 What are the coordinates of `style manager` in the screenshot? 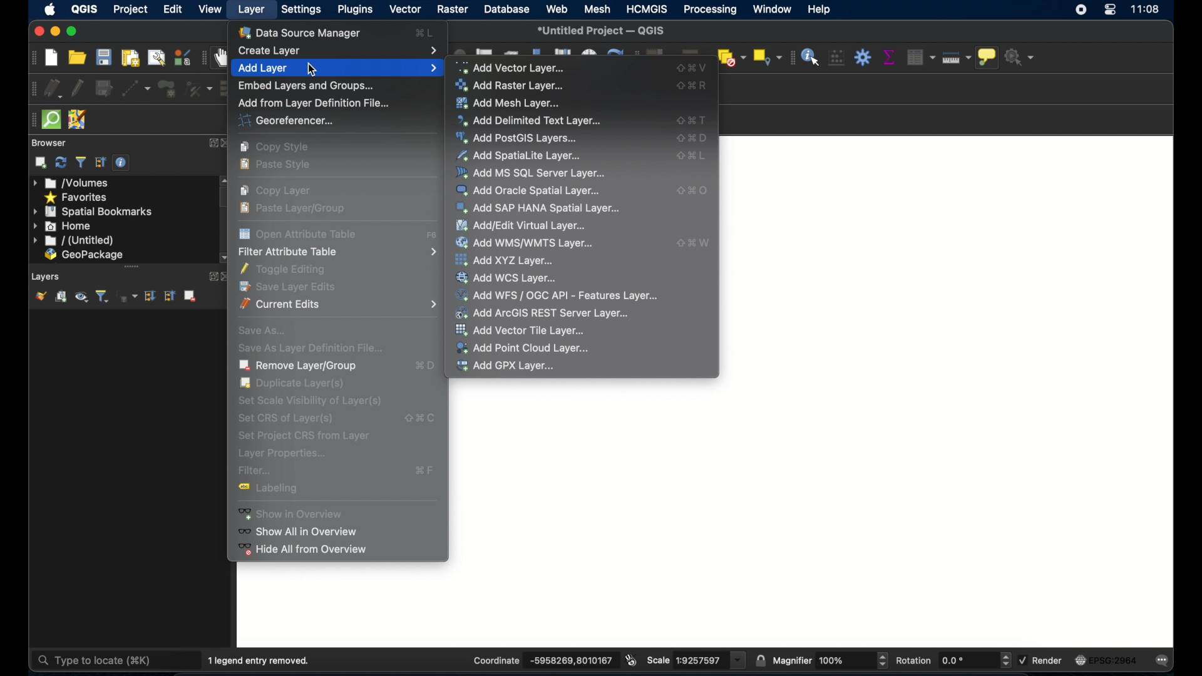 It's located at (182, 57).